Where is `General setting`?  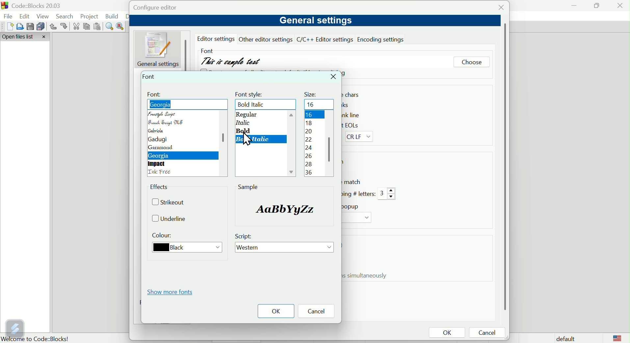
General setting is located at coordinates (159, 49).